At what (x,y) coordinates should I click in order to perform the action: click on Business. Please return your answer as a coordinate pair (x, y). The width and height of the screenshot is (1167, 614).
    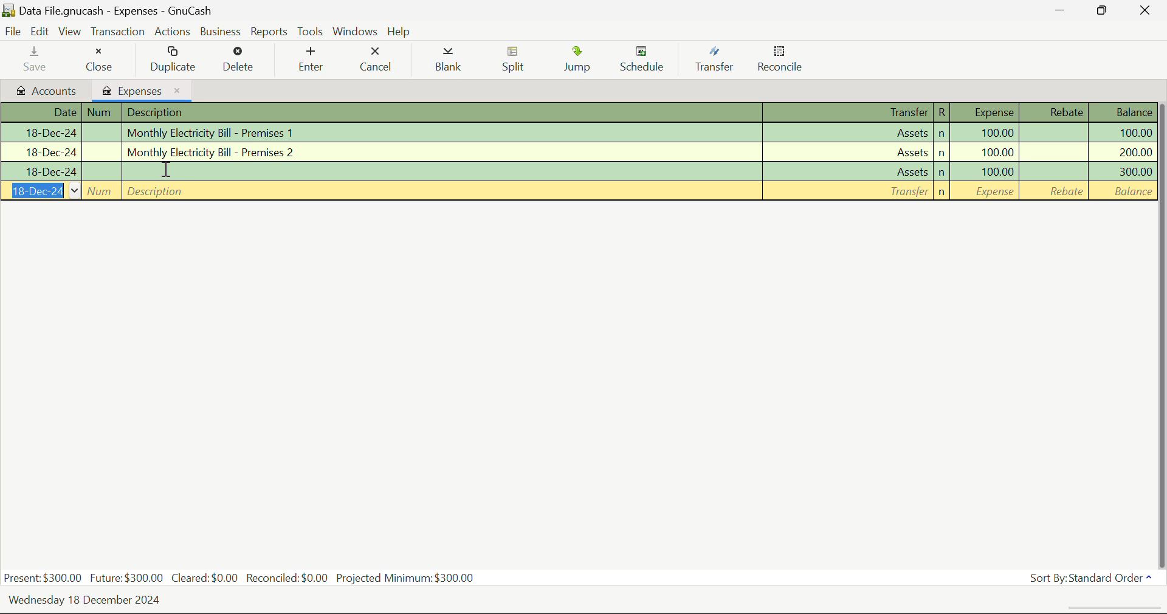
    Looking at the image, I should click on (221, 32).